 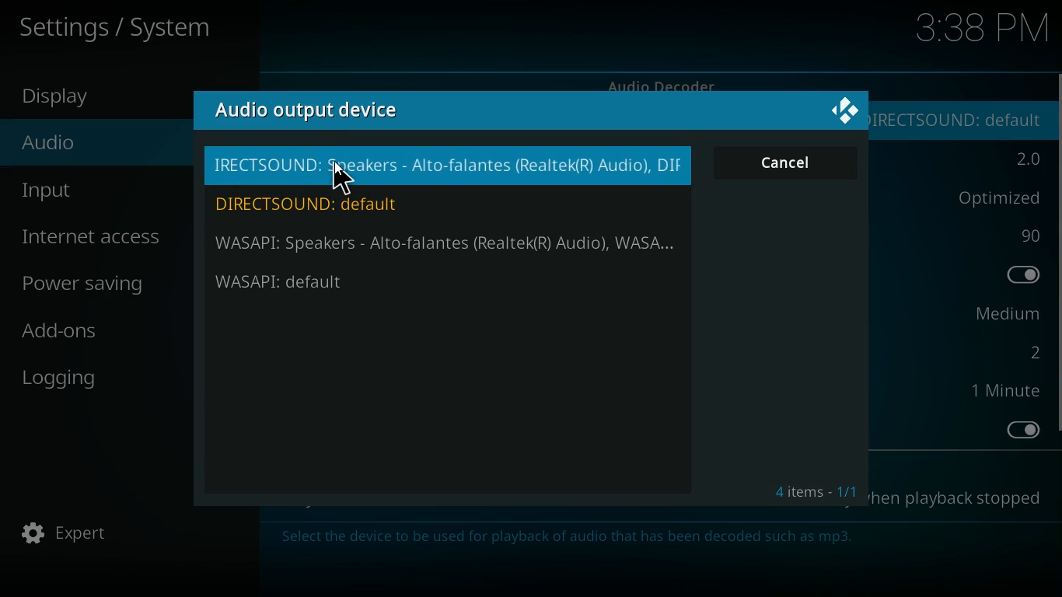 I want to click on input, so click(x=110, y=190).